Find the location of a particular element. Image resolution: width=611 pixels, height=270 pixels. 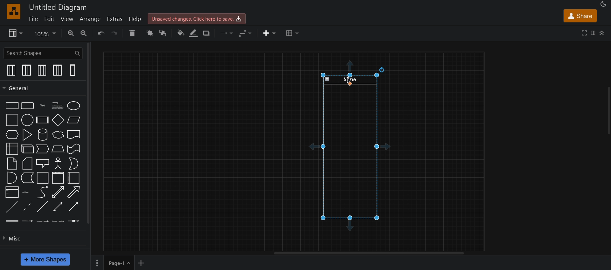

horizontal scroll bar is located at coordinates (369, 254).